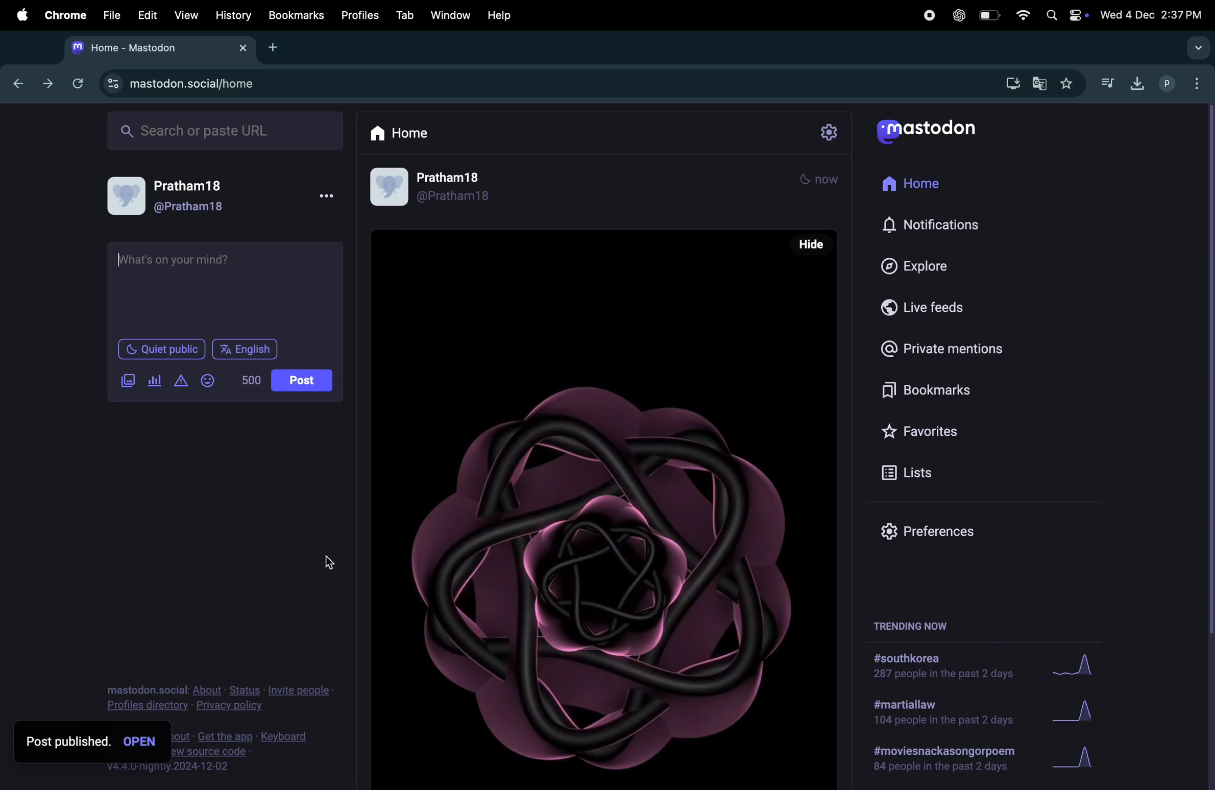 This screenshot has height=790, width=1215. I want to click on favourites, so click(924, 428).